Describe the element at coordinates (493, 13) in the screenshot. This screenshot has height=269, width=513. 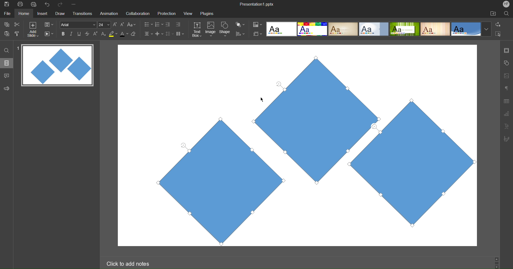
I see `open file location` at that location.